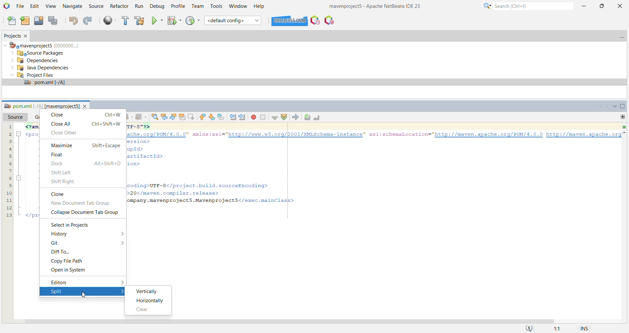 The height and width of the screenshot is (333, 629). I want to click on Maximize, so click(83, 145).